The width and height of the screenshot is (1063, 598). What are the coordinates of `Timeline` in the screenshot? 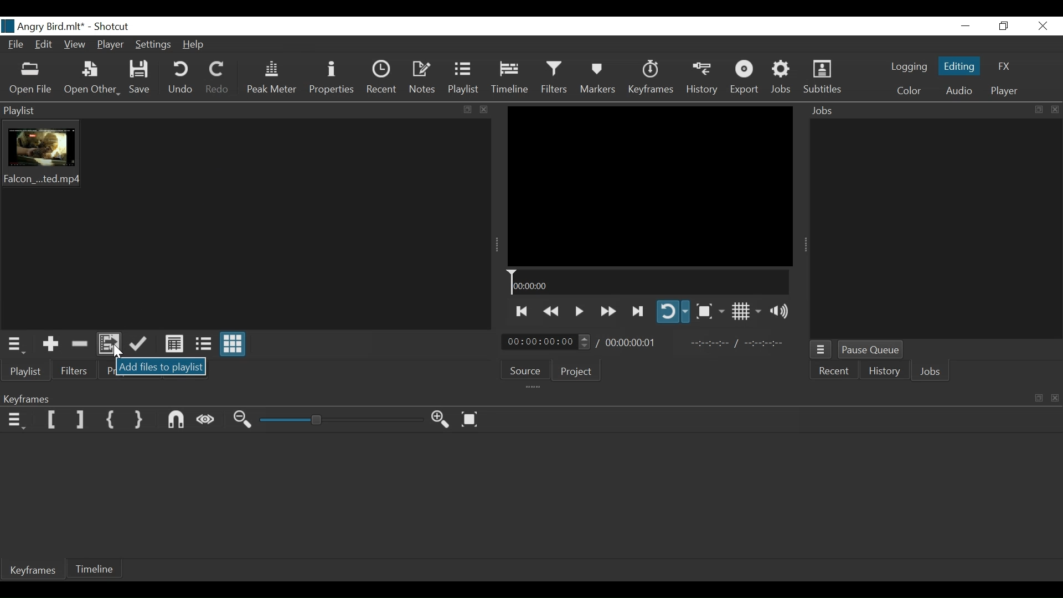 It's located at (513, 79).